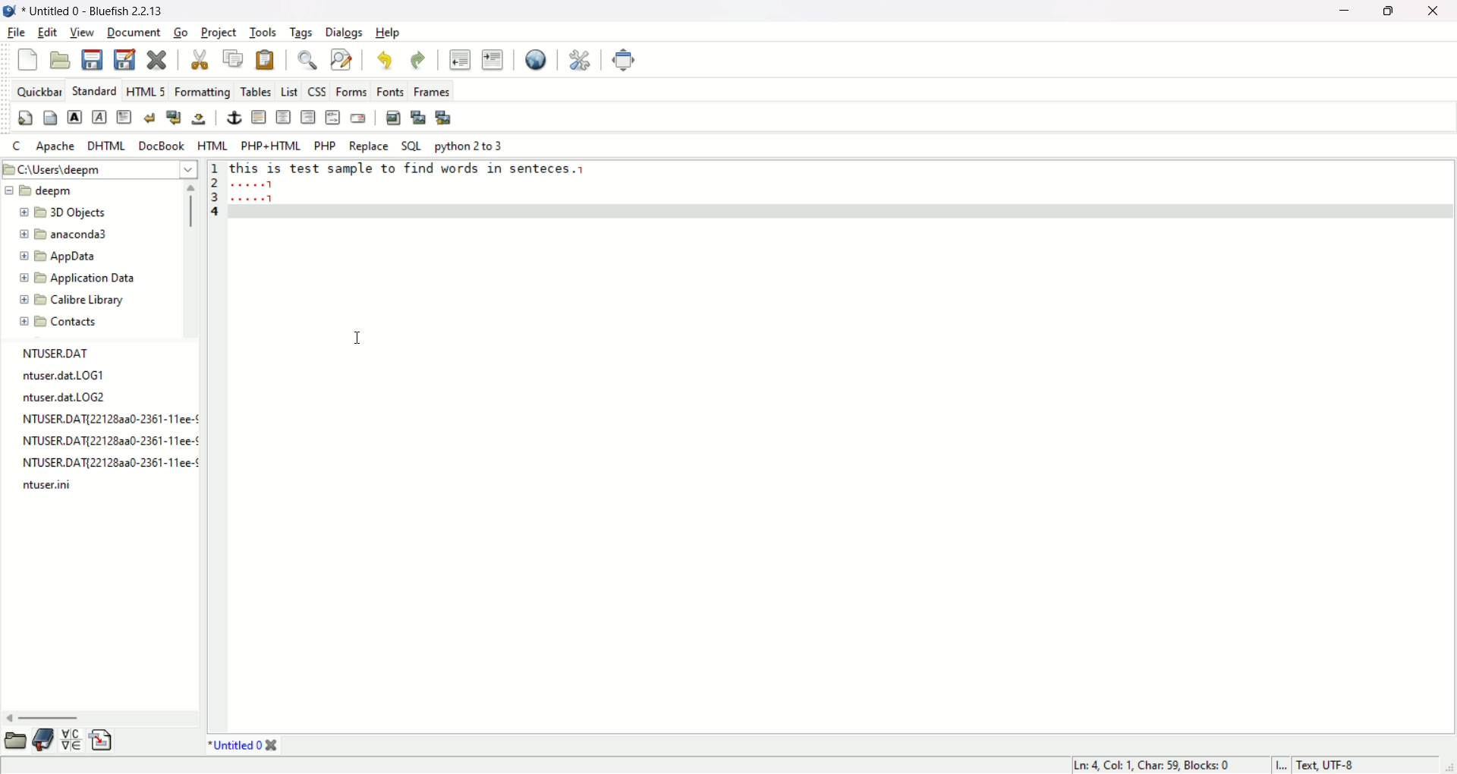 This screenshot has height=774, width=1457. What do you see at coordinates (418, 58) in the screenshot?
I see `redo` at bounding box center [418, 58].